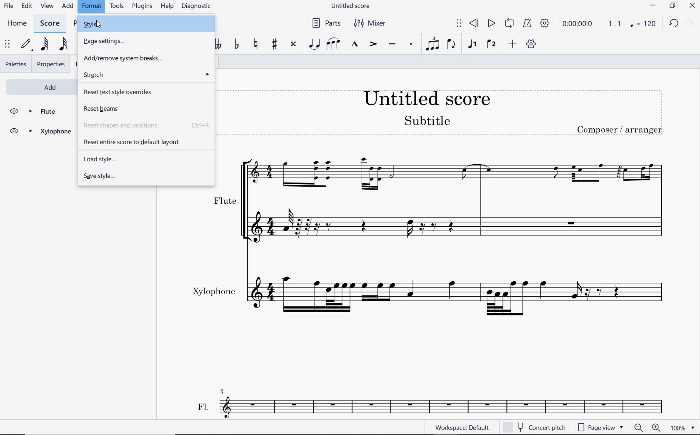 The image size is (700, 435). Describe the element at coordinates (372, 43) in the screenshot. I see `ACCENT` at that location.